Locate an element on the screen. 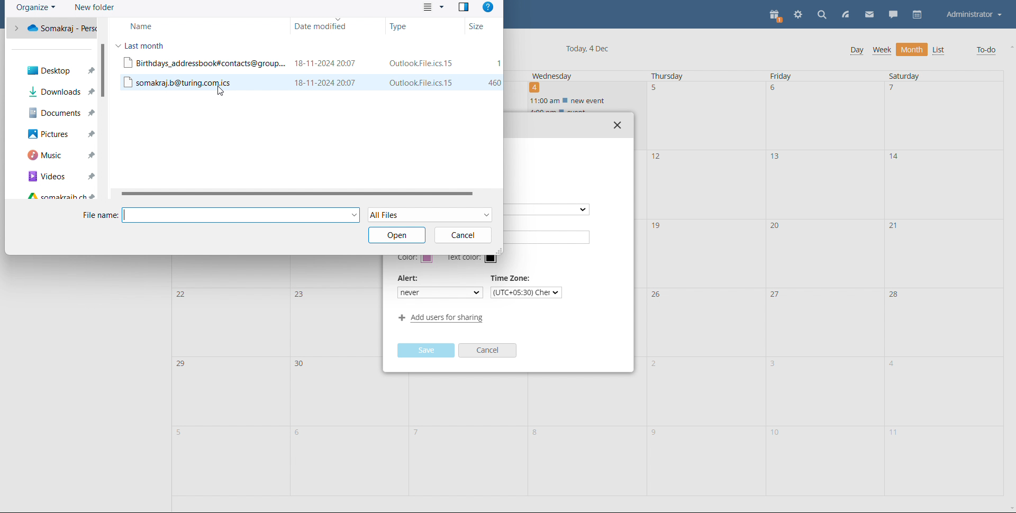 The height and width of the screenshot is (513, 1016). file 1 is located at coordinates (308, 65).